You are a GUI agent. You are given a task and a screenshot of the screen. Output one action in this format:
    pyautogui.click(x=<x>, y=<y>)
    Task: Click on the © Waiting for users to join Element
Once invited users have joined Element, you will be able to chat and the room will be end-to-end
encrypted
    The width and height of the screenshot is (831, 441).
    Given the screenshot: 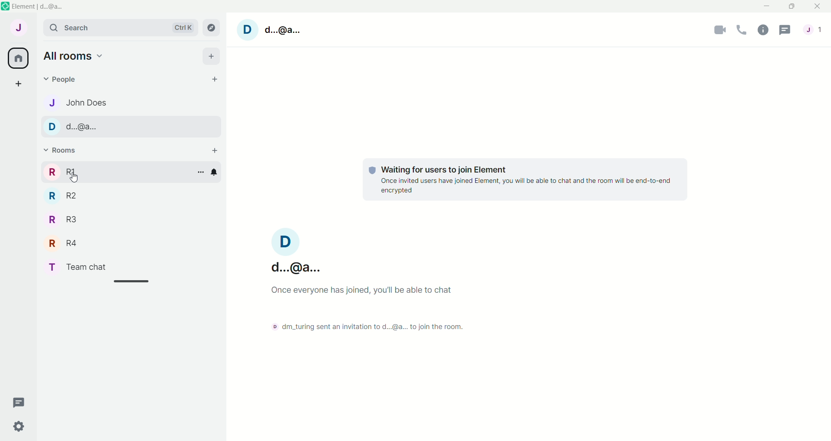 What is the action you would take?
    pyautogui.click(x=525, y=182)
    